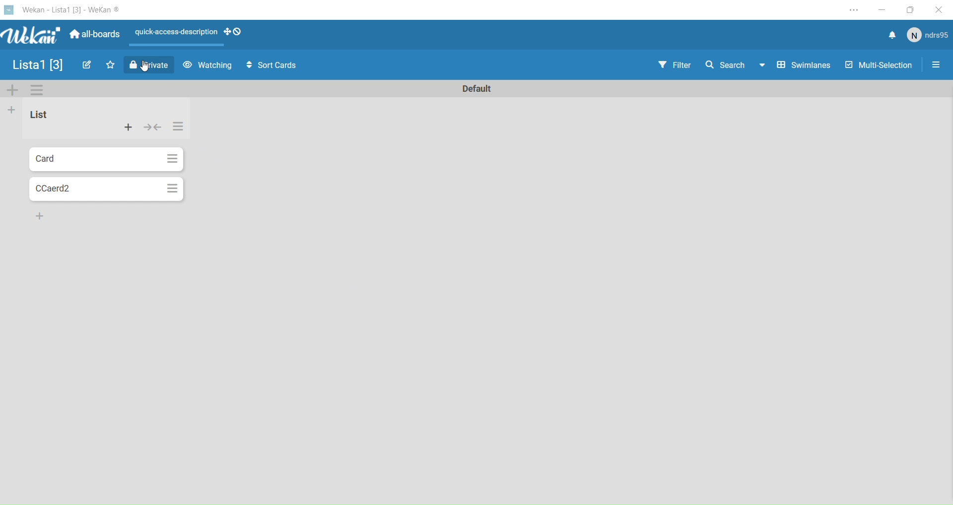  Describe the element at coordinates (149, 66) in the screenshot. I see `Private` at that location.